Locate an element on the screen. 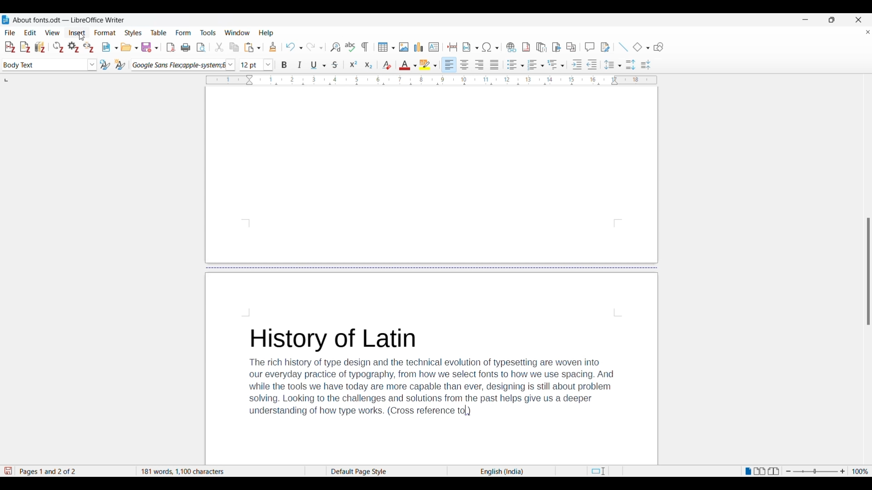 The height and width of the screenshot is (490, 872). Clone formatting is located at coordinates (273, 47).